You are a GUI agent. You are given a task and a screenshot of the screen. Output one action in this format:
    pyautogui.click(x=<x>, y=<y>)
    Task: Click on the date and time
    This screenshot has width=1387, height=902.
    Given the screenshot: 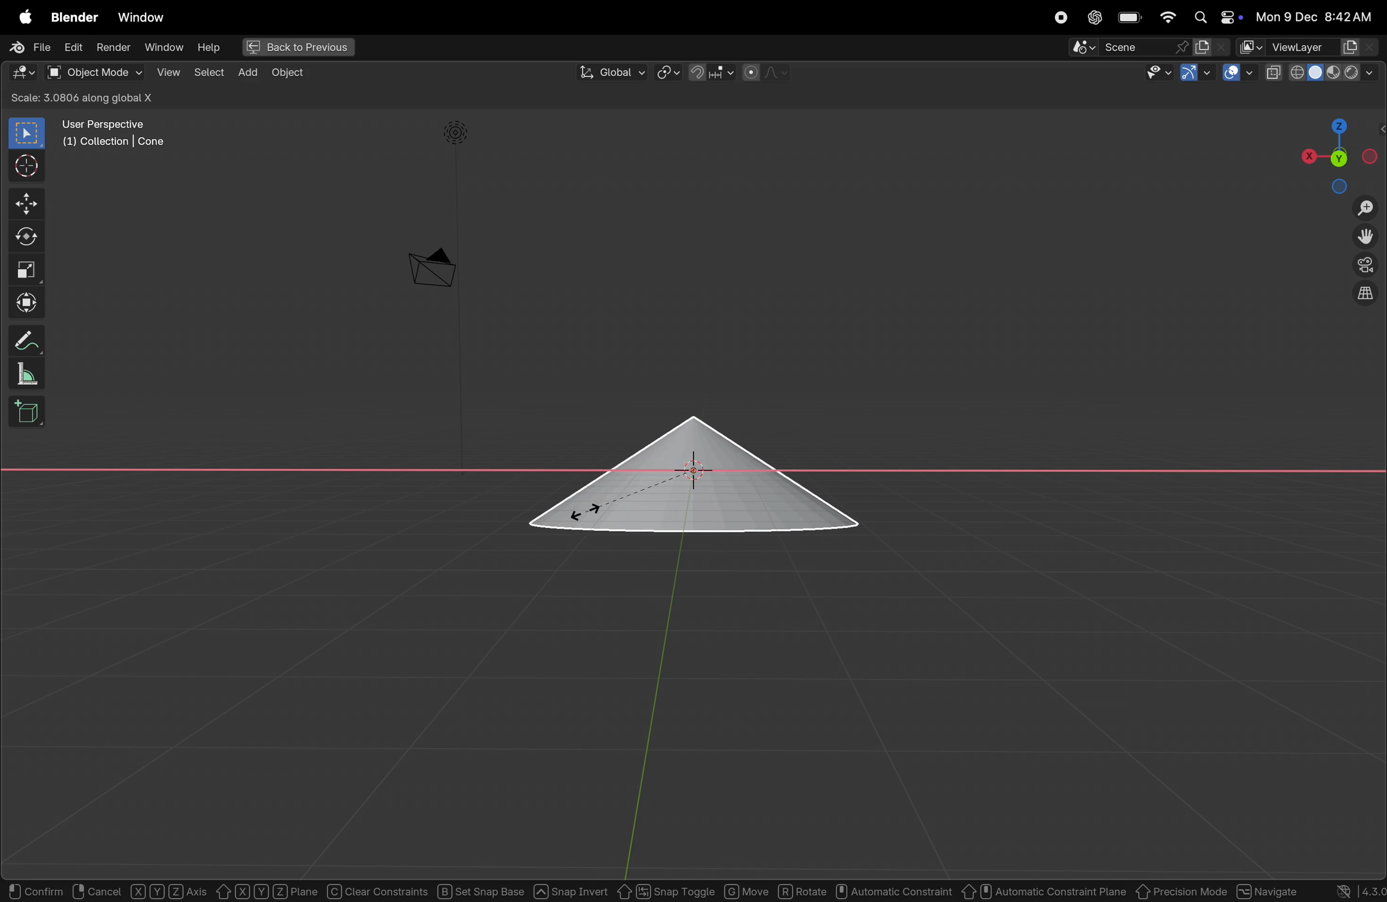 What is the action you would take?
    pyautogui.click(x=1314, y=16)
    